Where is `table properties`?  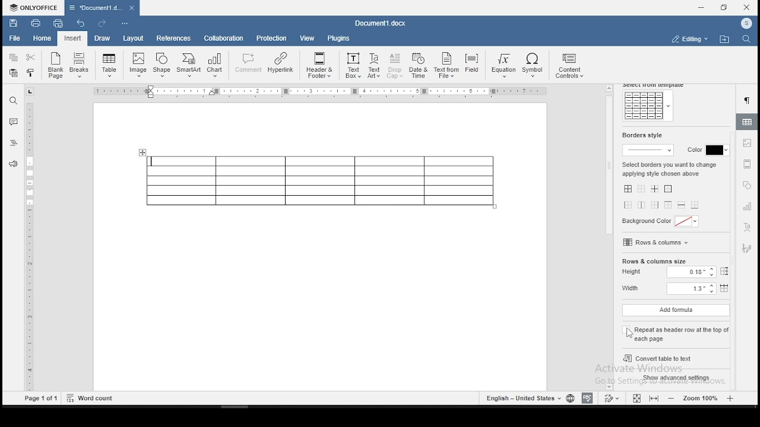 table properties is located at coordinates (748, 122).